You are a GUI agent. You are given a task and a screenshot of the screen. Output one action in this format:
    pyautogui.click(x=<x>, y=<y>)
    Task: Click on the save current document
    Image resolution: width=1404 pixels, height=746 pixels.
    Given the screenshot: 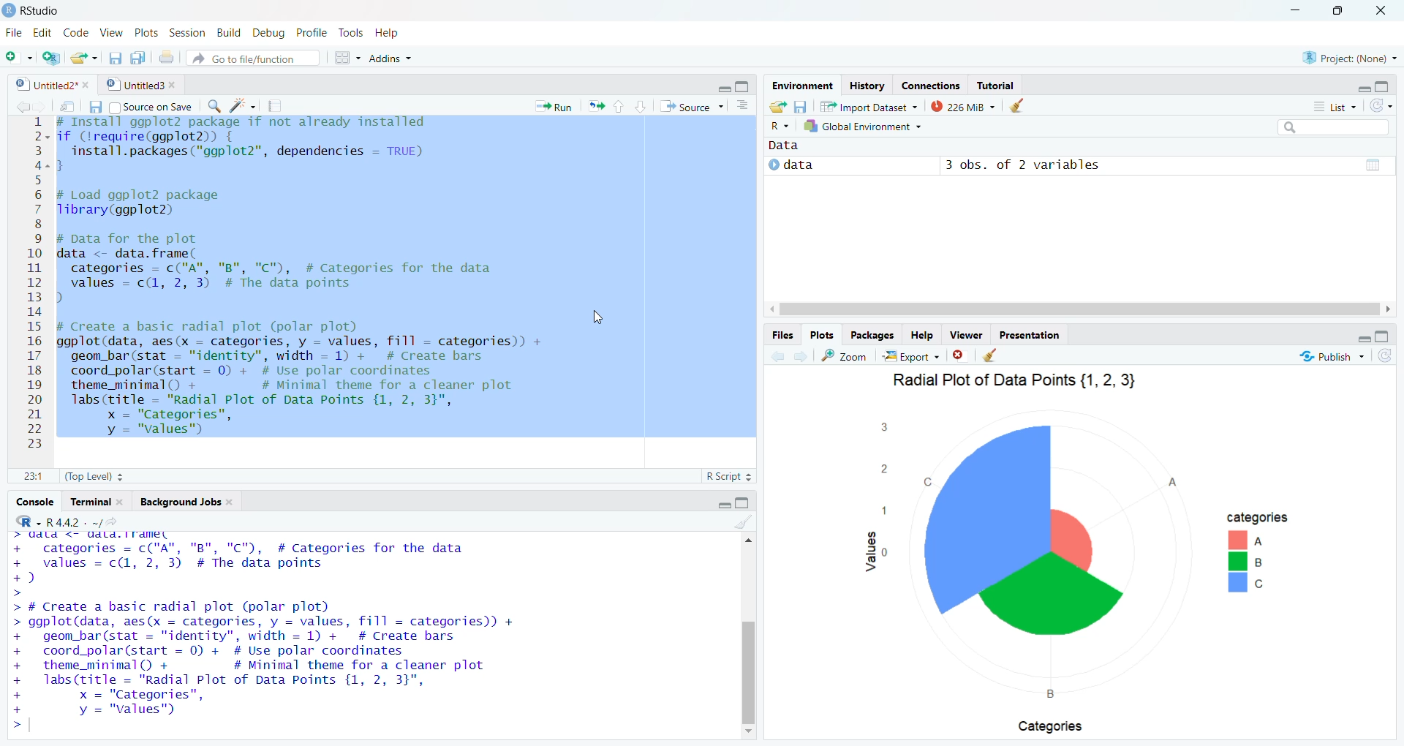 What is the action you would take?
    pyautogui.click(x=116, y=58)
    